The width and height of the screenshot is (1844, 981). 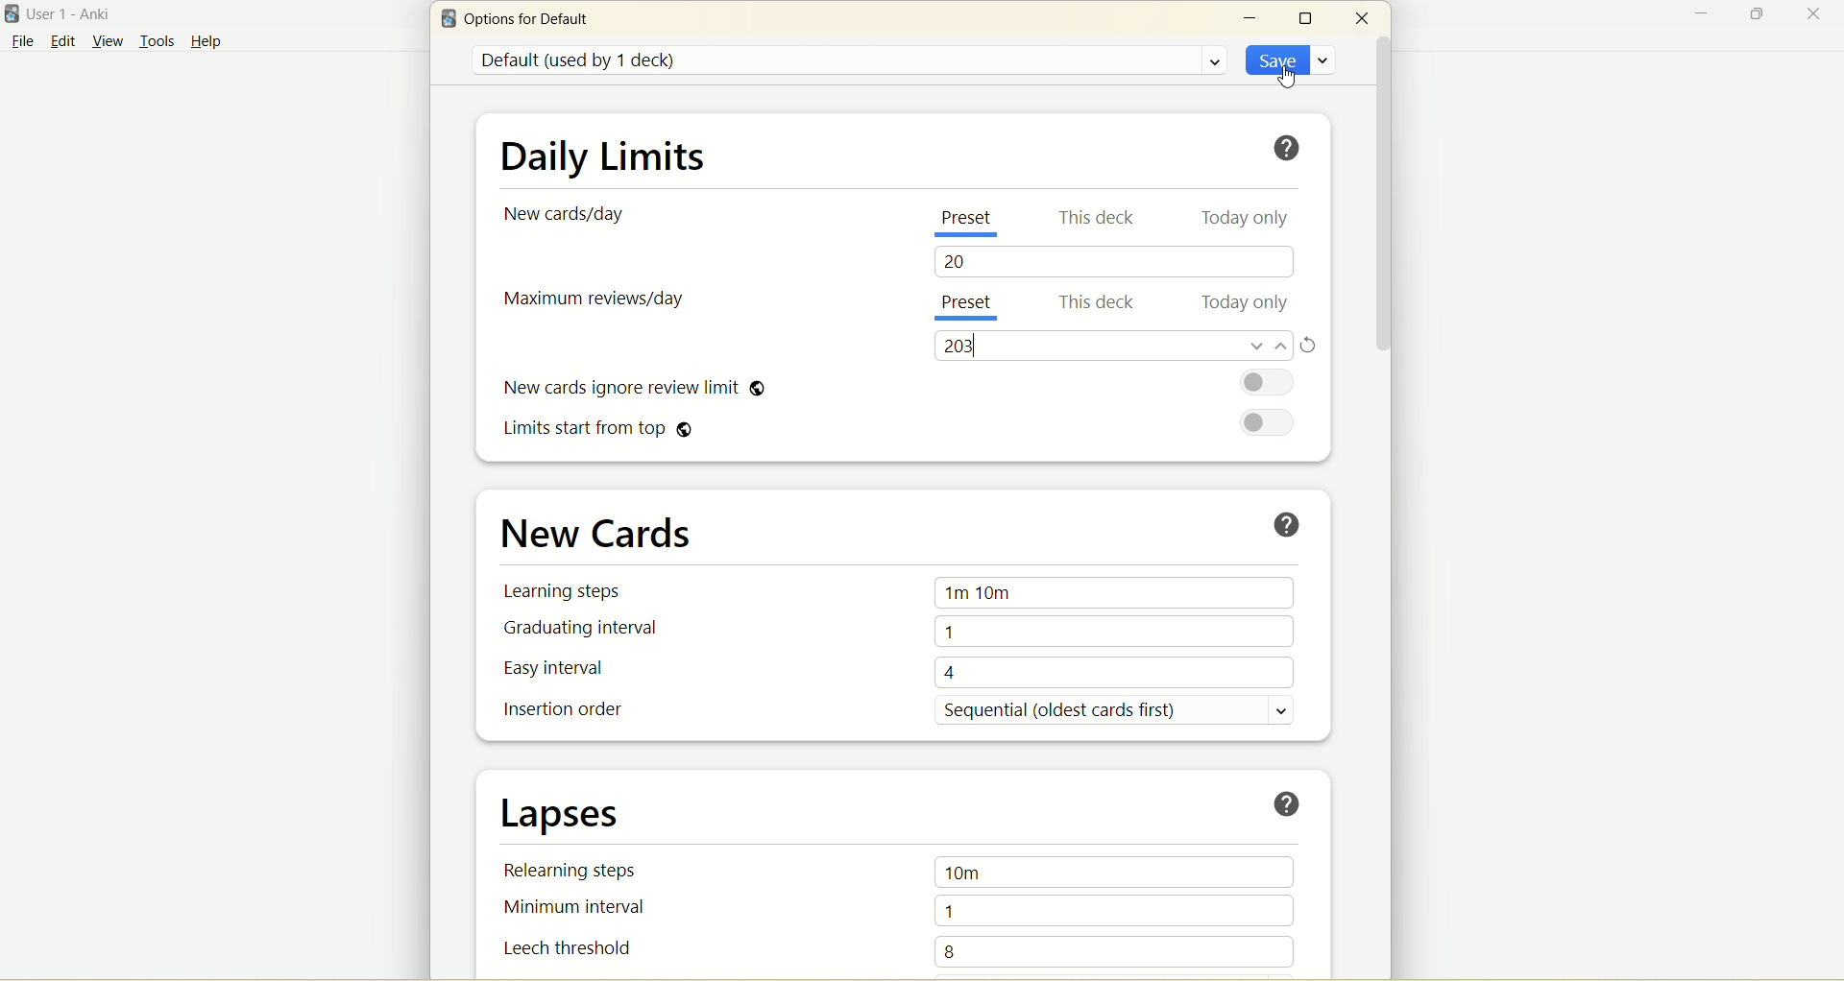 What do you see at coordinates (600, 536) in the screenshot?
I see `new cards` at bounding box center [600, 536].